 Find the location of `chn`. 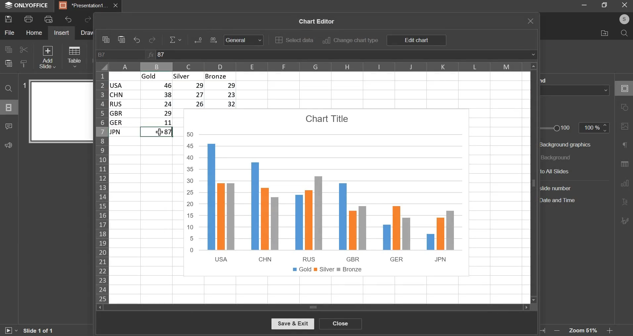

chn is located at coordinates (124, 94).